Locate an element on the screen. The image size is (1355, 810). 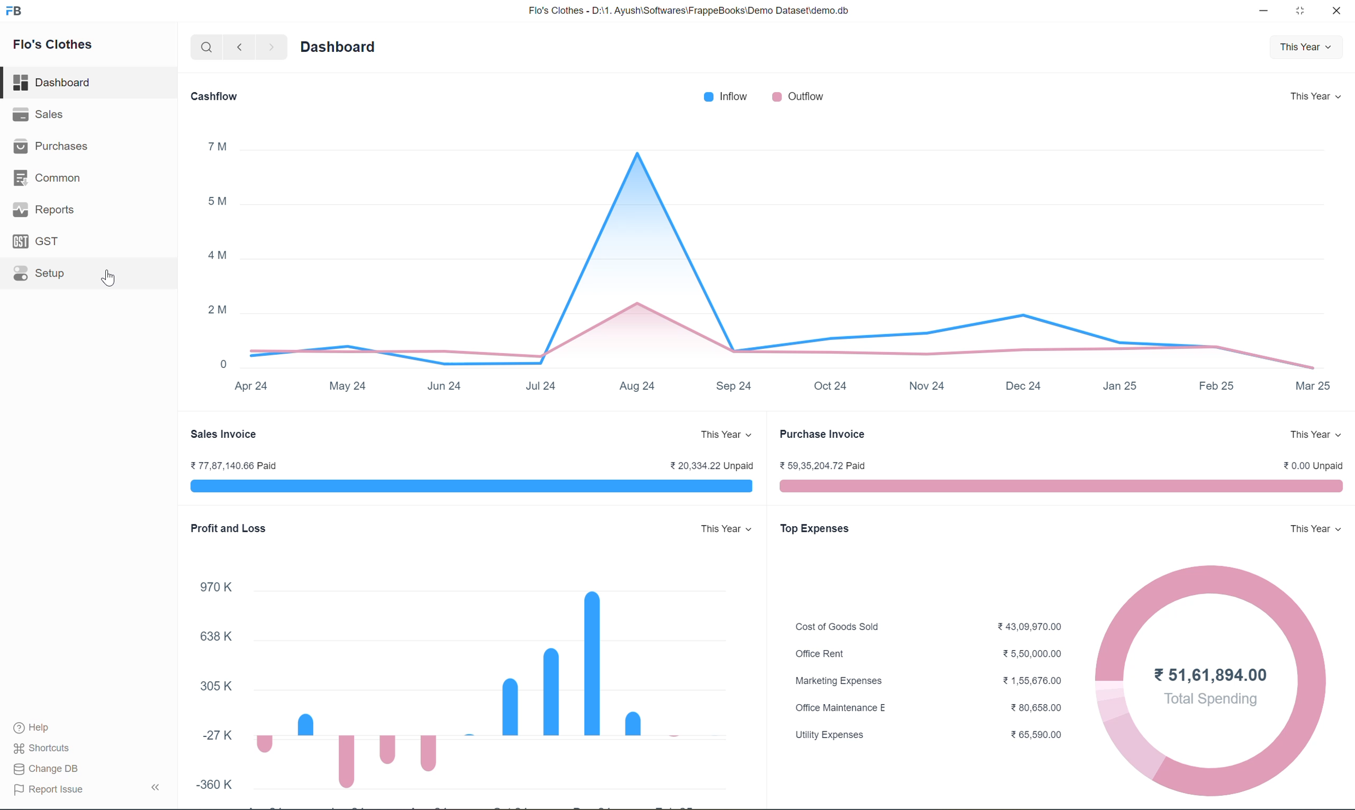
970K is located at coordinates (217, 587).